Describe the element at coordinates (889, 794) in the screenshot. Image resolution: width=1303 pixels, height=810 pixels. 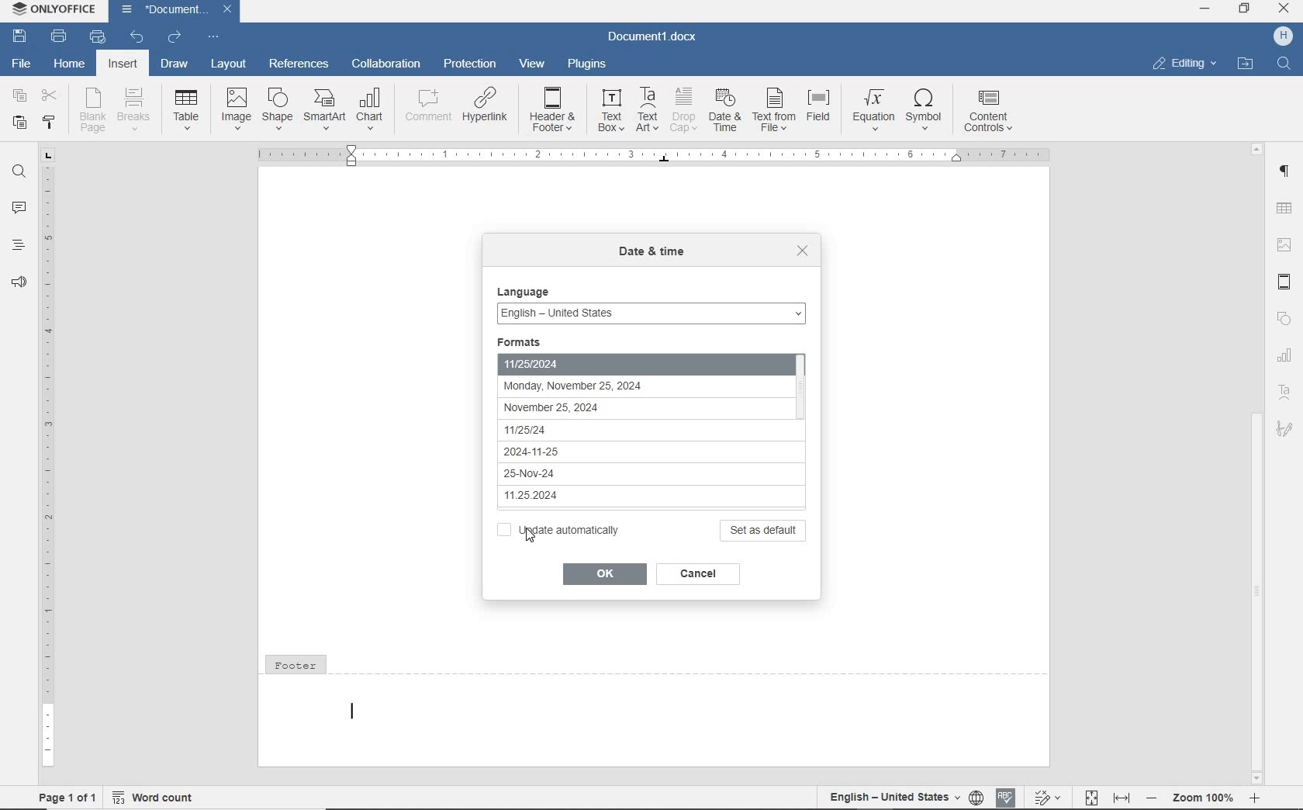
I see `English - United States` at that location.